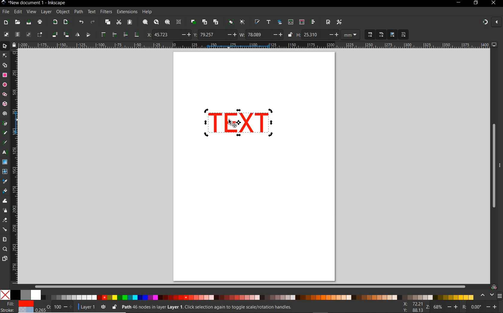 The image size is (503, 313). What do you see at coordinates (411, 307) in the screenshot?
I see `CURSOR COORDINATES` at bounding box center [411, 307].